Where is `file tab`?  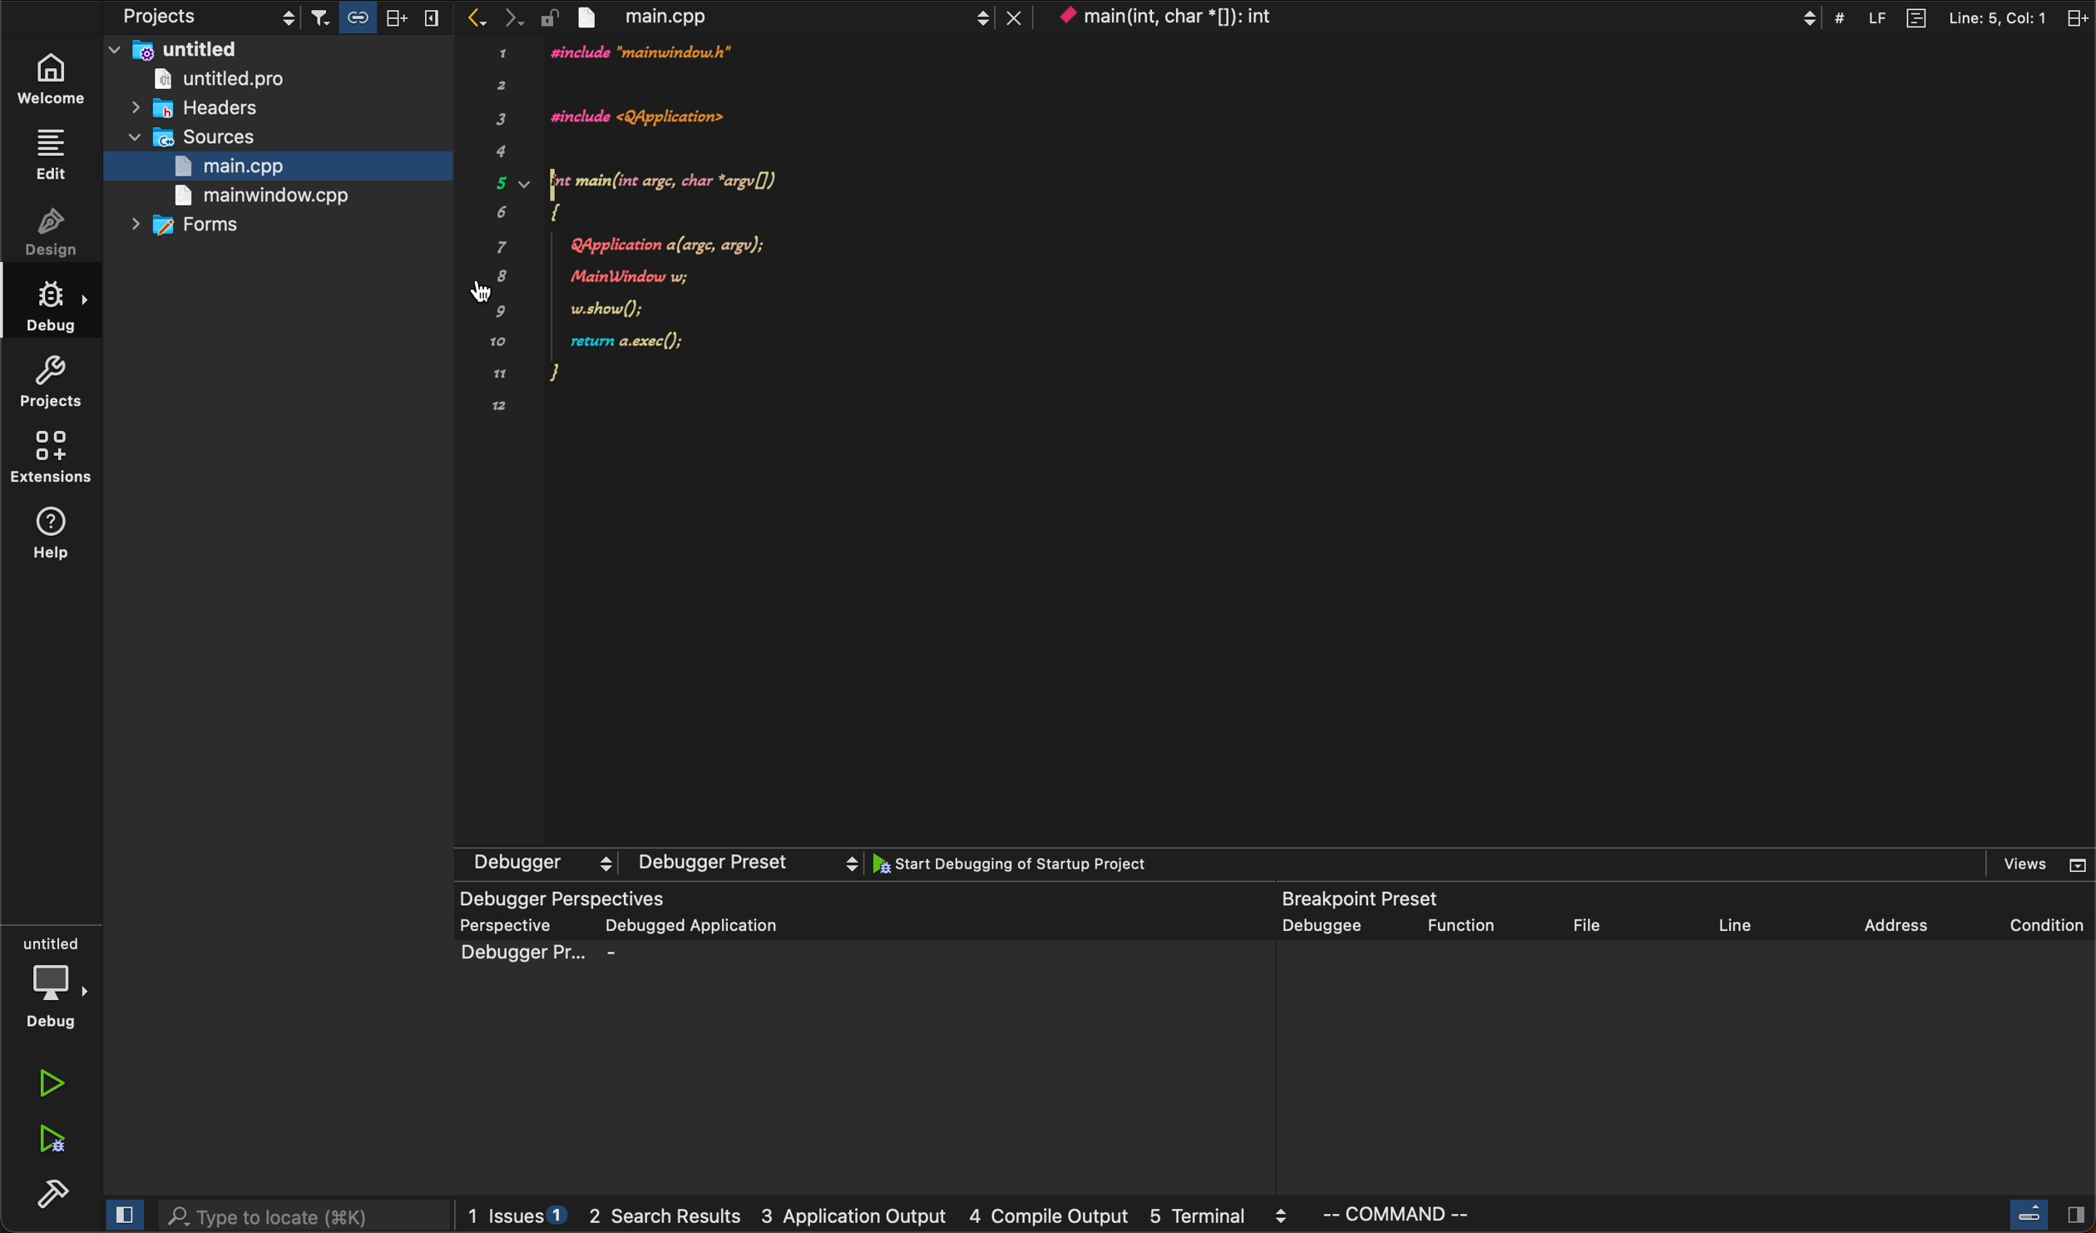
file tab is located at coordinates (796, 18).